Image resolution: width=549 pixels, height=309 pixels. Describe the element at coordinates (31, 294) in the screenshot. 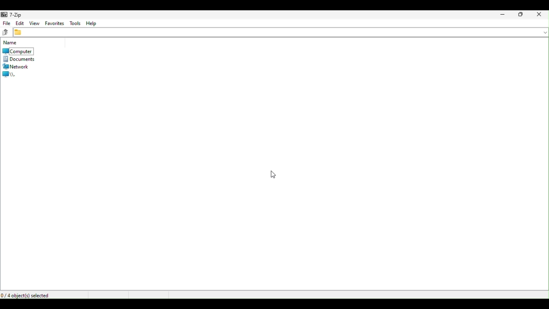

I see `4 object selected` at that location.